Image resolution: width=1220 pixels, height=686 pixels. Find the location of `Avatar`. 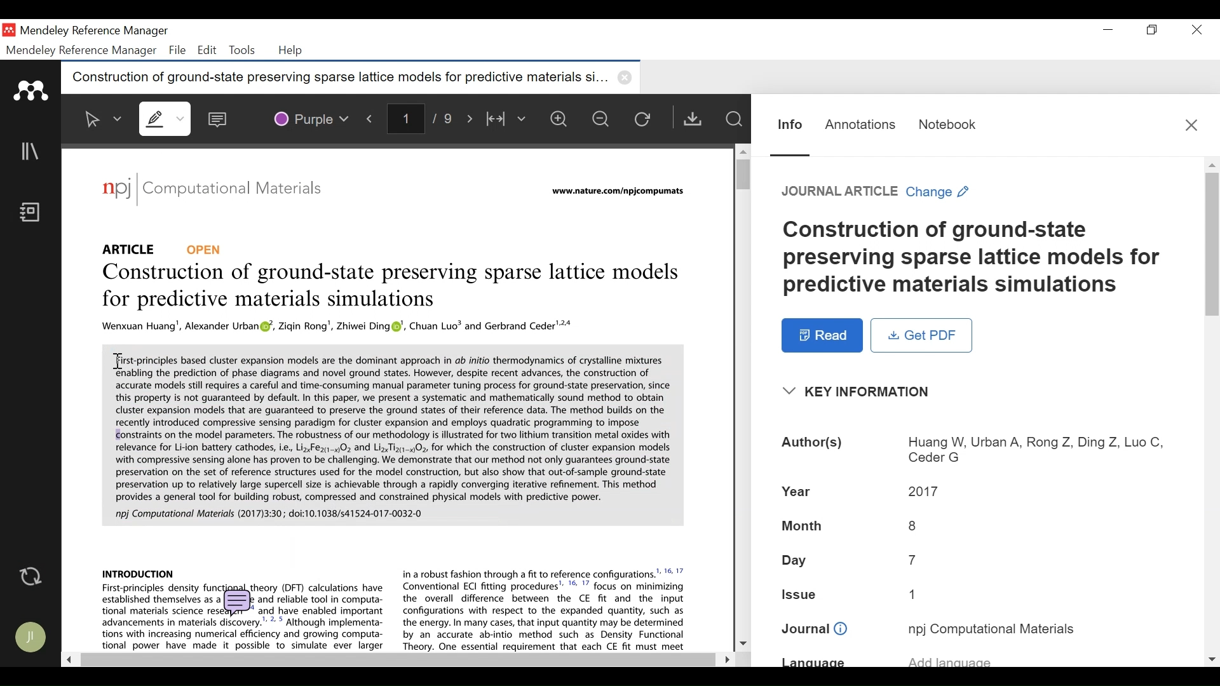

Avatar is located at coordinates (32, 637).